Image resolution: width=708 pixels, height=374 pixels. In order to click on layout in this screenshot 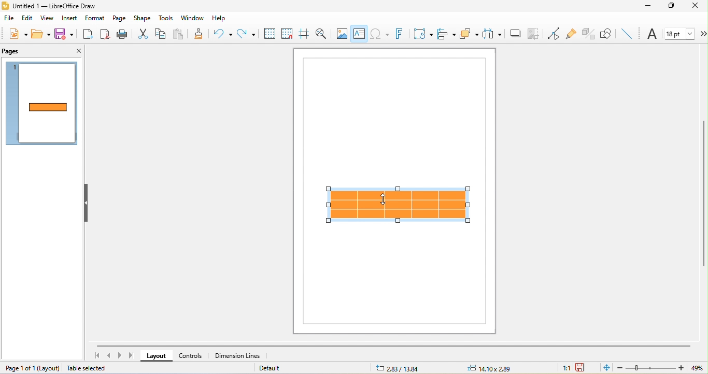, I will do `click(48, 368)`.